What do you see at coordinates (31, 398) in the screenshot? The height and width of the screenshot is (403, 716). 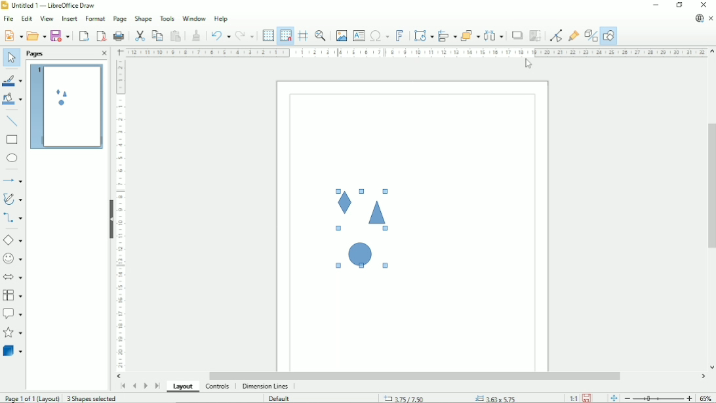 I see `Page 1 of 1 (Layout)` at bounding box center [31, 398].